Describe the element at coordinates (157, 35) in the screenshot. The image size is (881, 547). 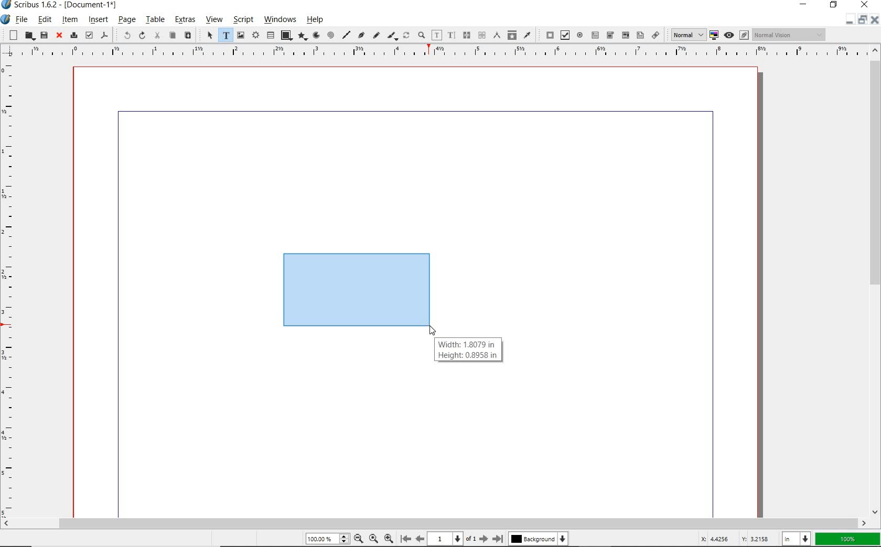
I see `cut` at that location.